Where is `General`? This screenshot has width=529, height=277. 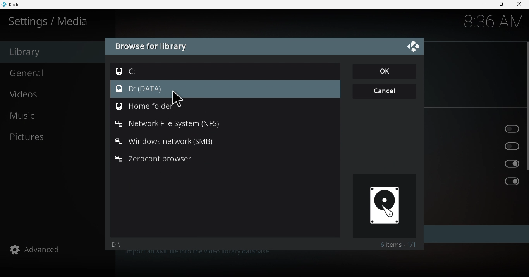
General is located at coordinates (55, 72).